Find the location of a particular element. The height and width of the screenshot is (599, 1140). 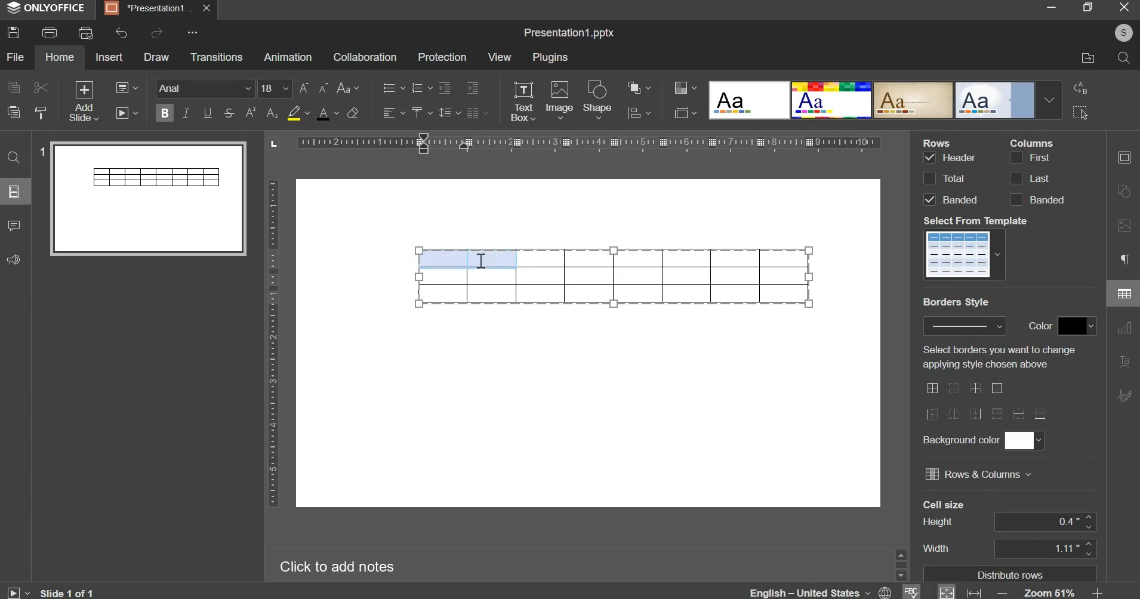

change layout is located at coordinates (126, 88).